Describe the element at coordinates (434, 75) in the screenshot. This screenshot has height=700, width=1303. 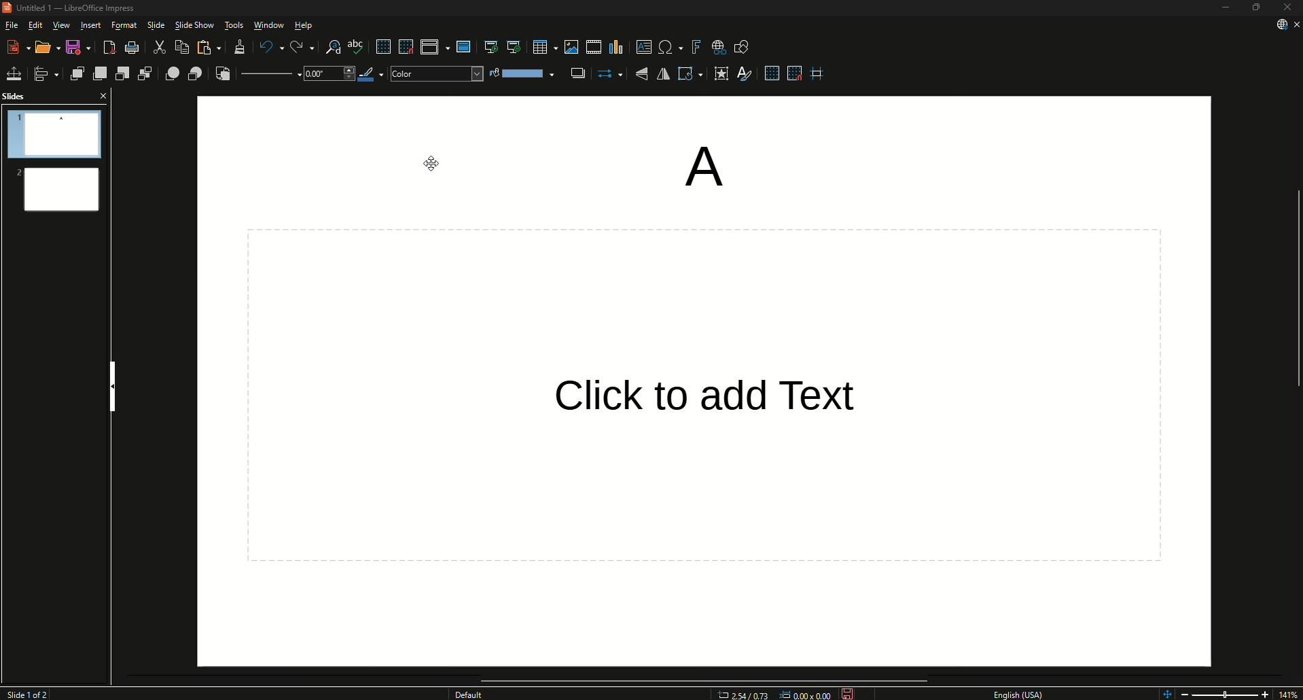
I see `Color Drop Down` at that location.